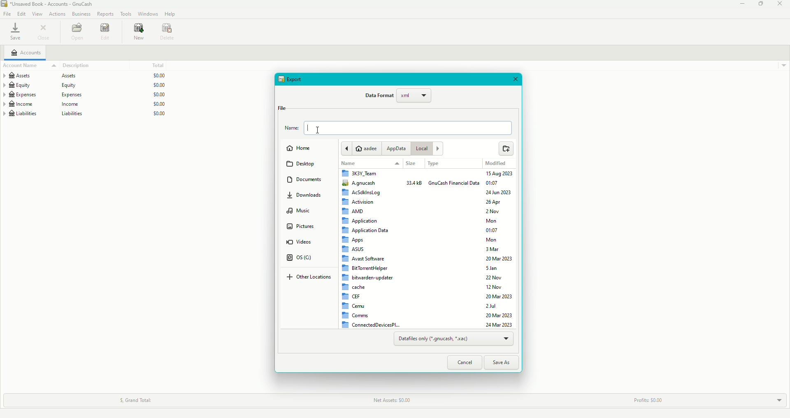  Describe the element at coordinates (148, 14) in the screenshot. I see `Windows` at that location.